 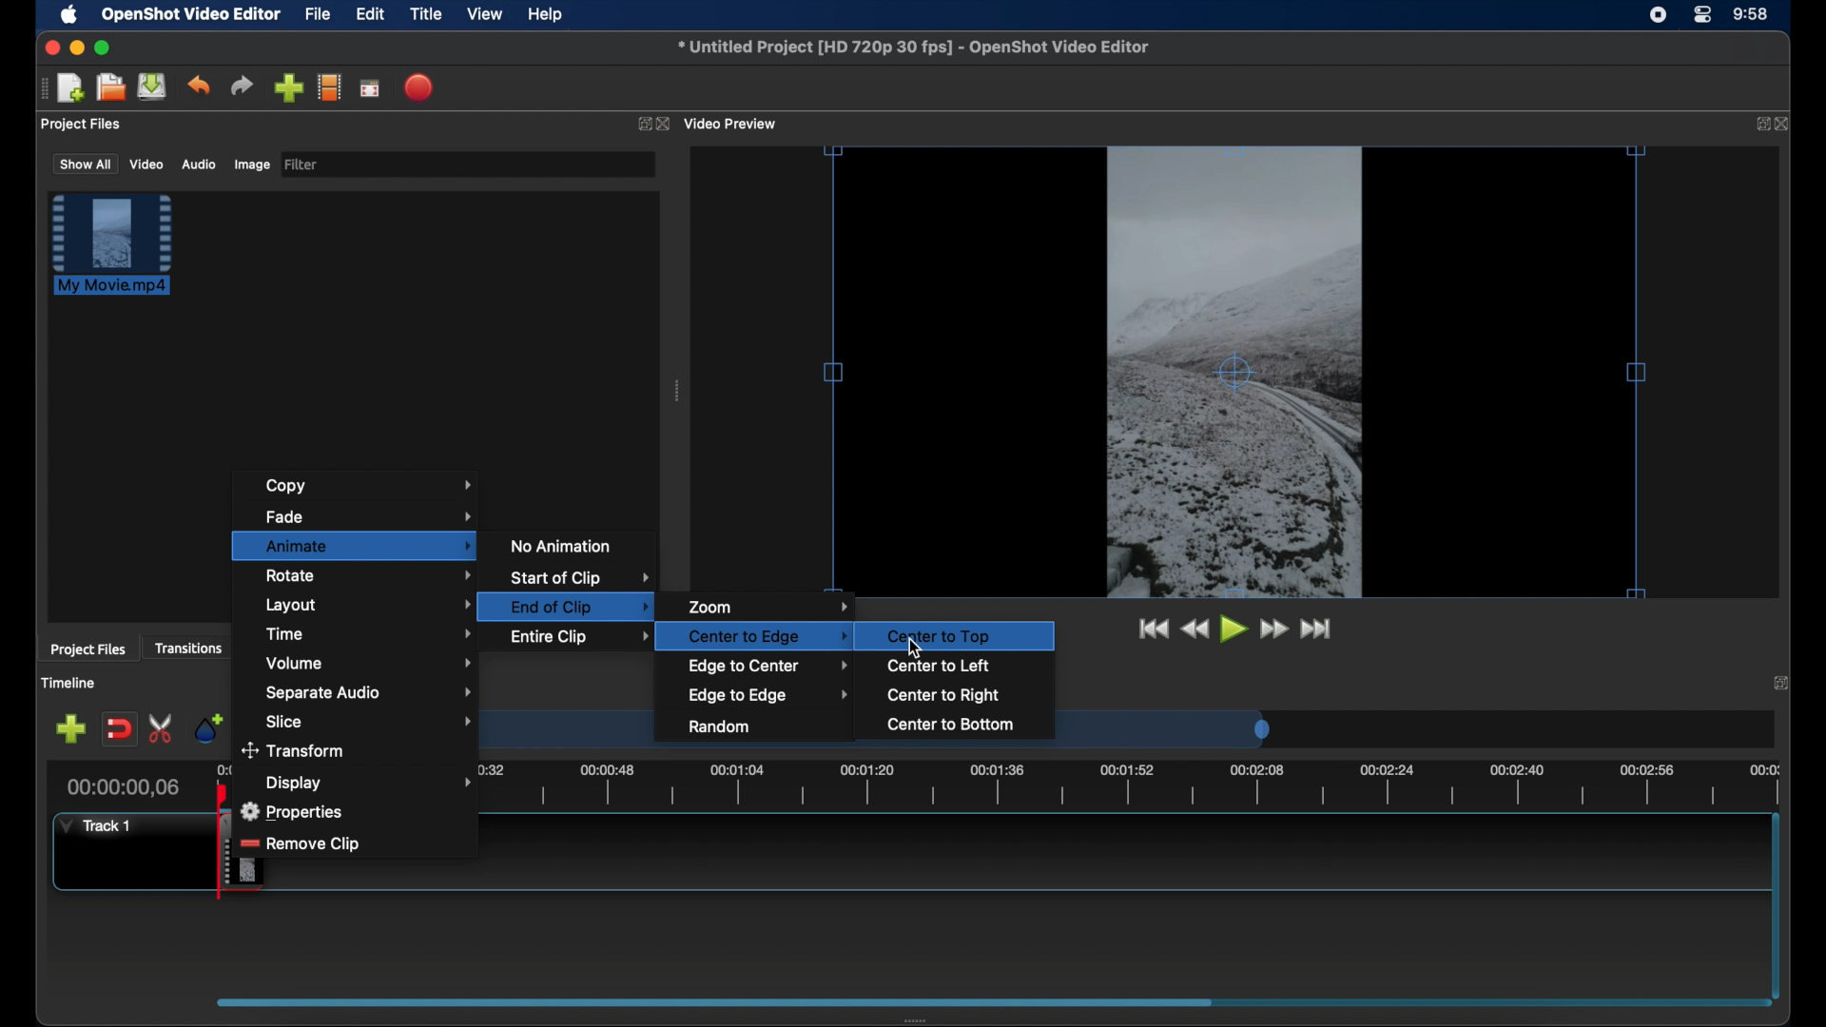 I want to click on project files, so click(x=83, y=125).